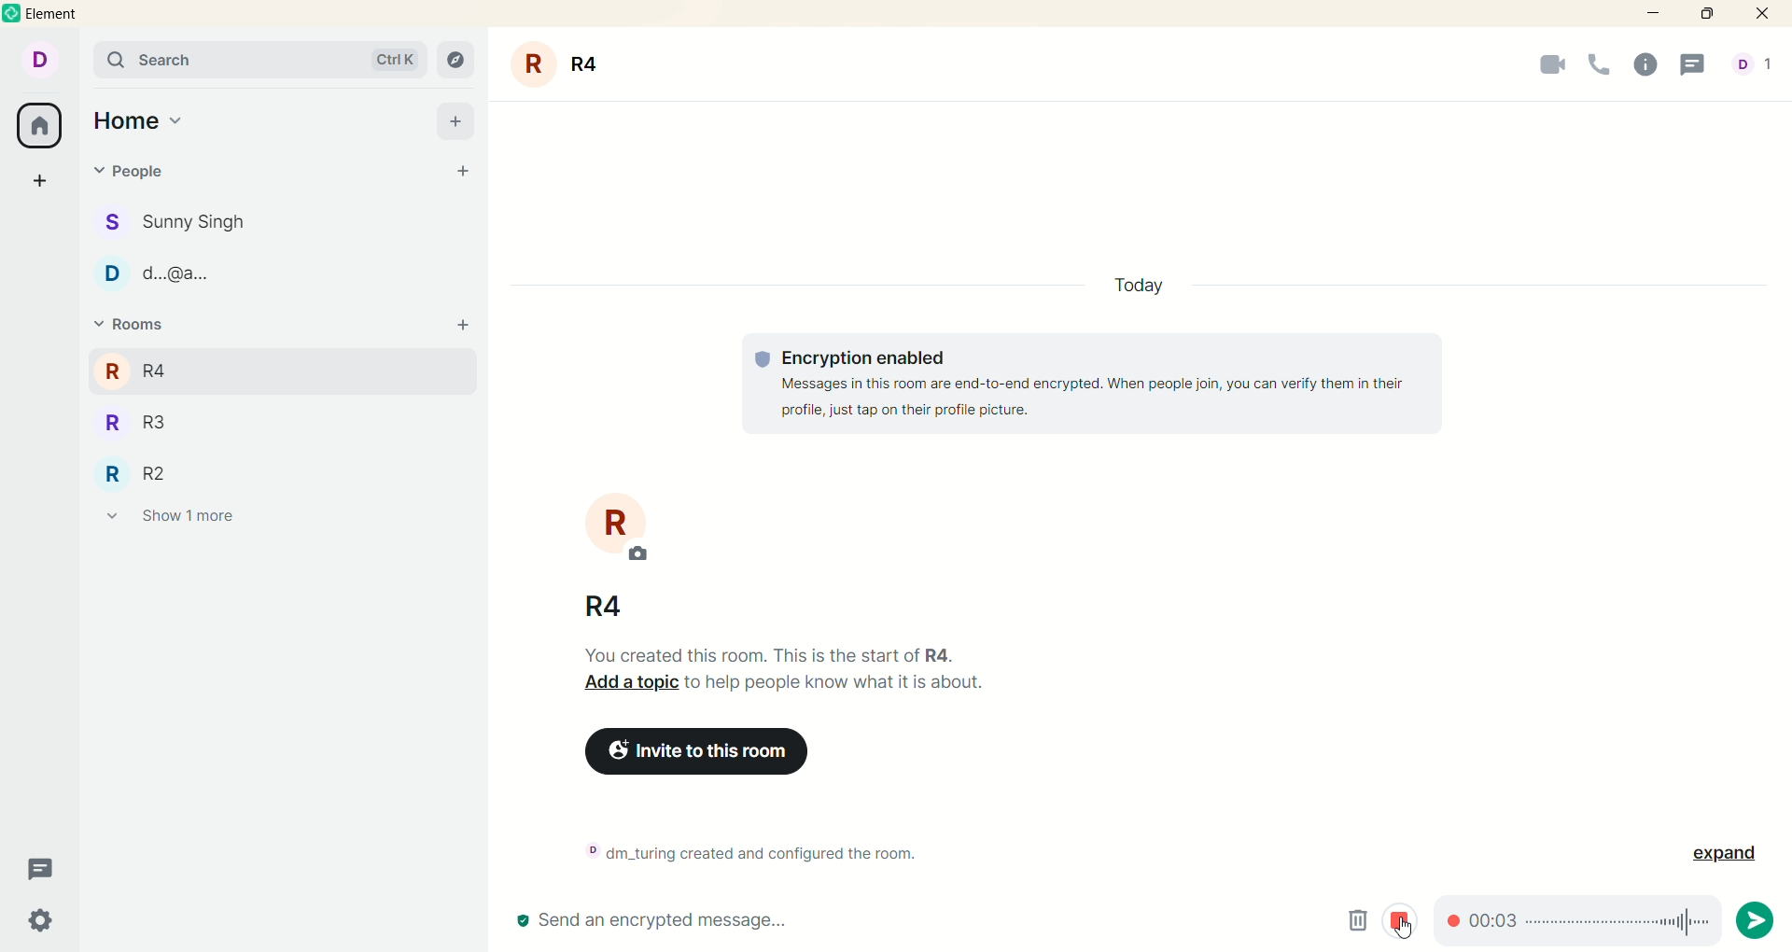 The image size is (1792, 952). Describe the element at coordinates (1129, 285) in the screenshot. I see `today` at that location.